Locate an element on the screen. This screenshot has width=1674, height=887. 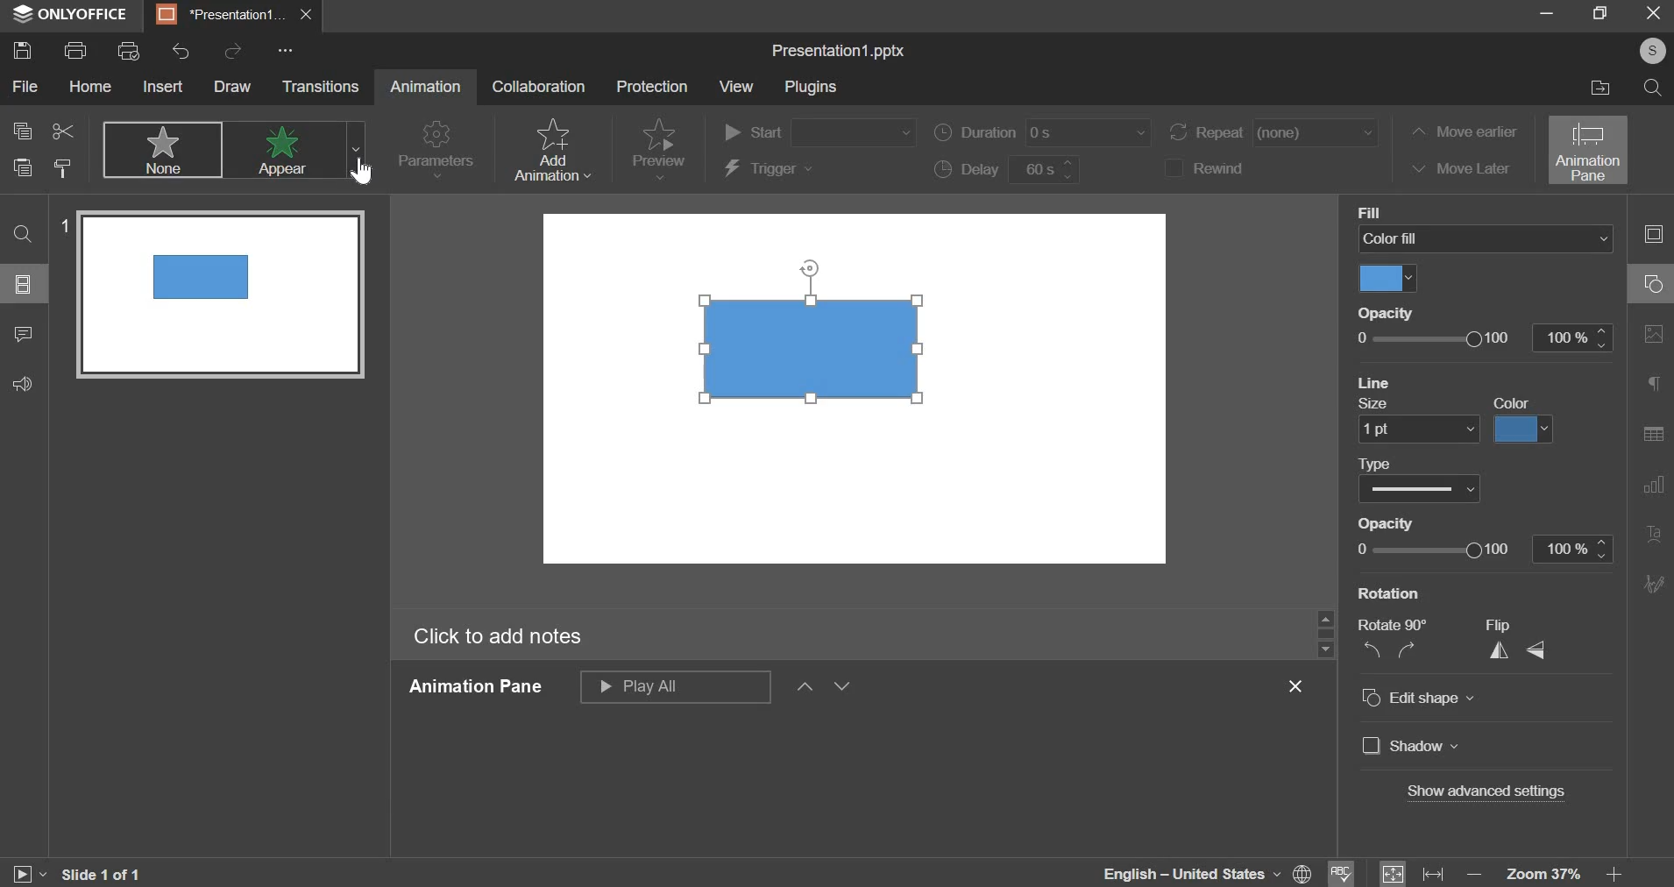
exit is located at coordinates (1650, 15).